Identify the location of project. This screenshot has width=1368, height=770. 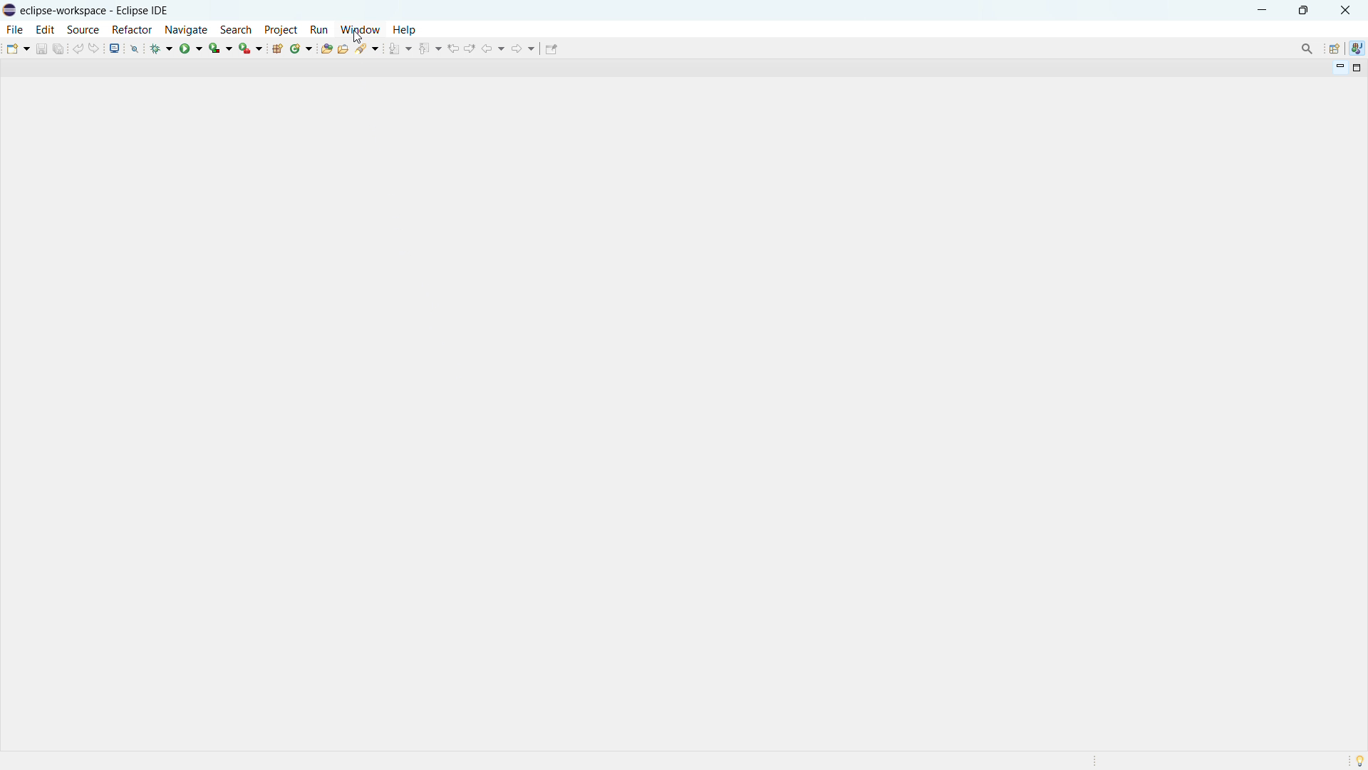
(281, 29).